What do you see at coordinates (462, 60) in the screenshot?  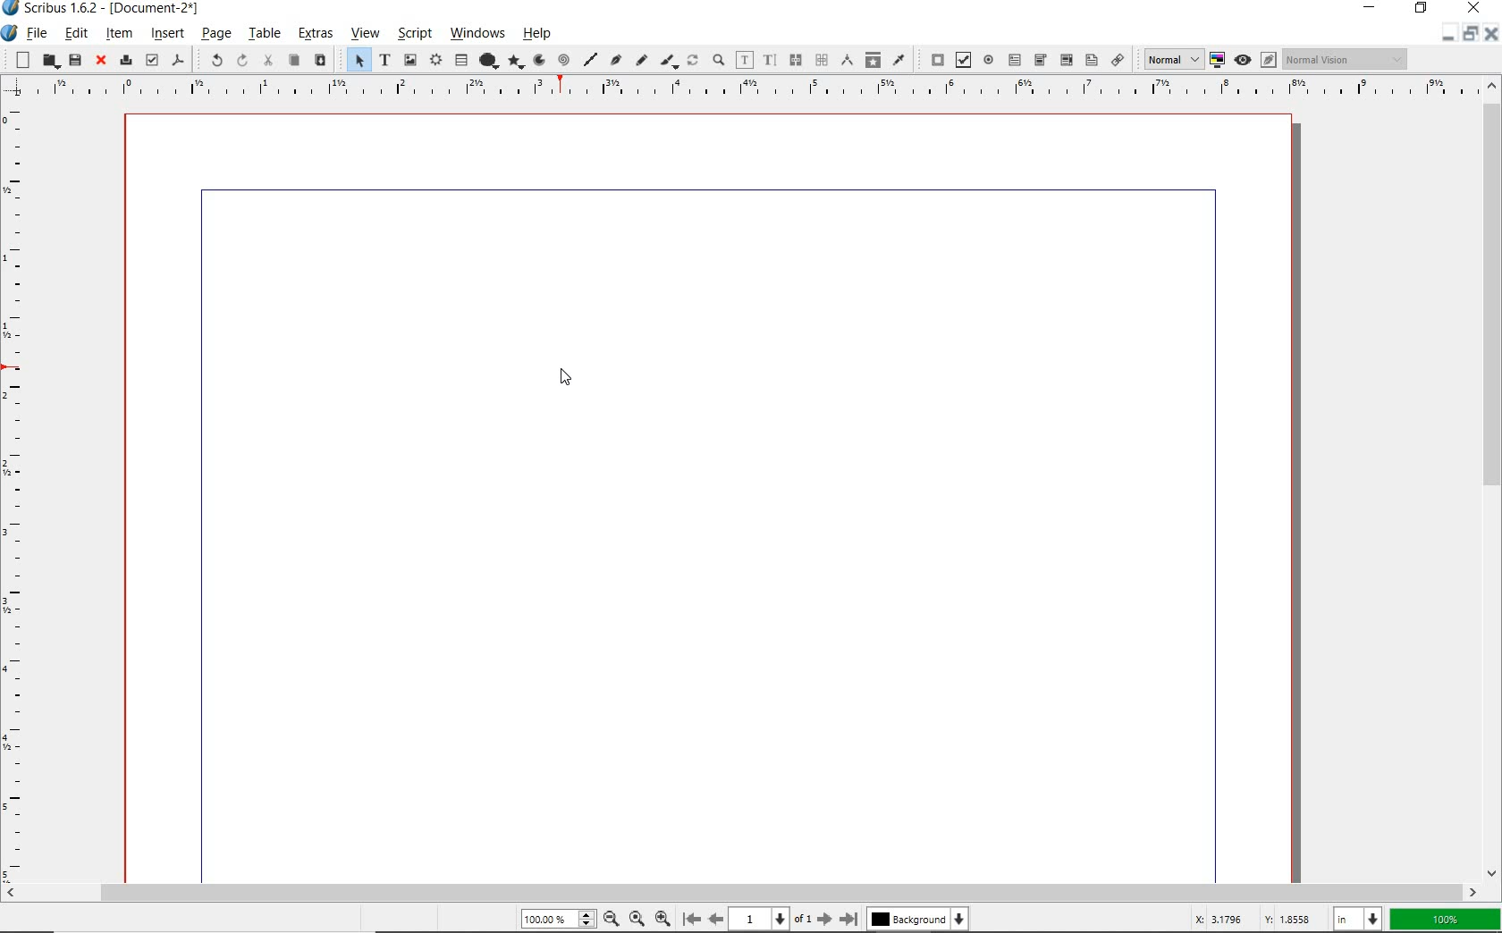 I see `table` at bounding box center [462, 60].